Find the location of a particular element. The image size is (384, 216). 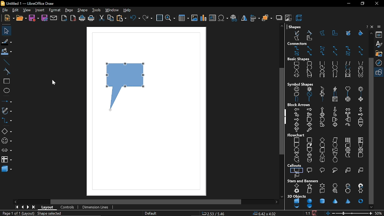

left arrow is located at coordinates (297, 109).